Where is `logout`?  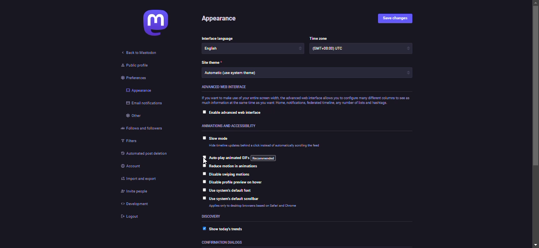
logout is located at coordinates (127, 217).